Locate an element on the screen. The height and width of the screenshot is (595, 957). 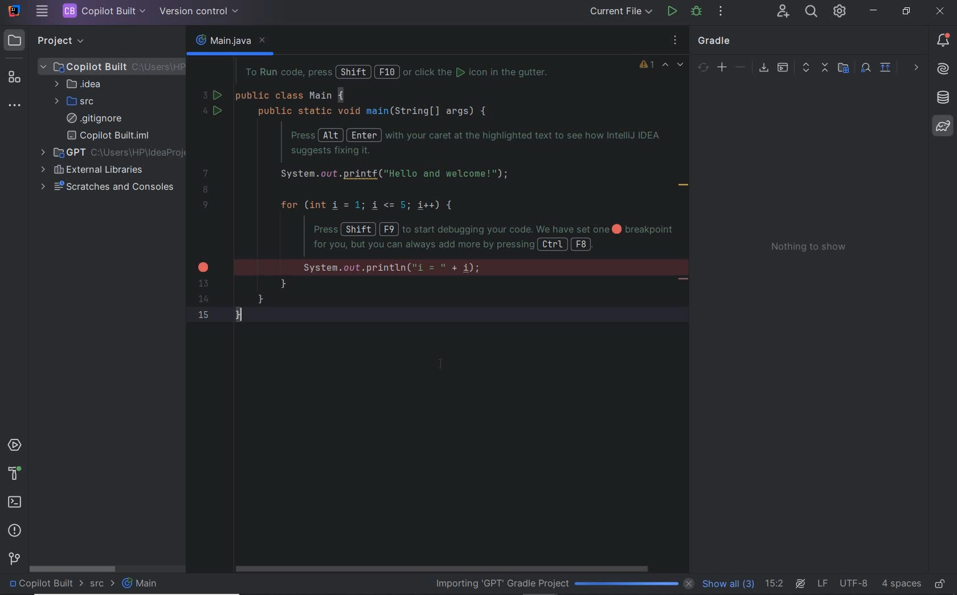
execute gradle task is located at coordinates (782, 68).